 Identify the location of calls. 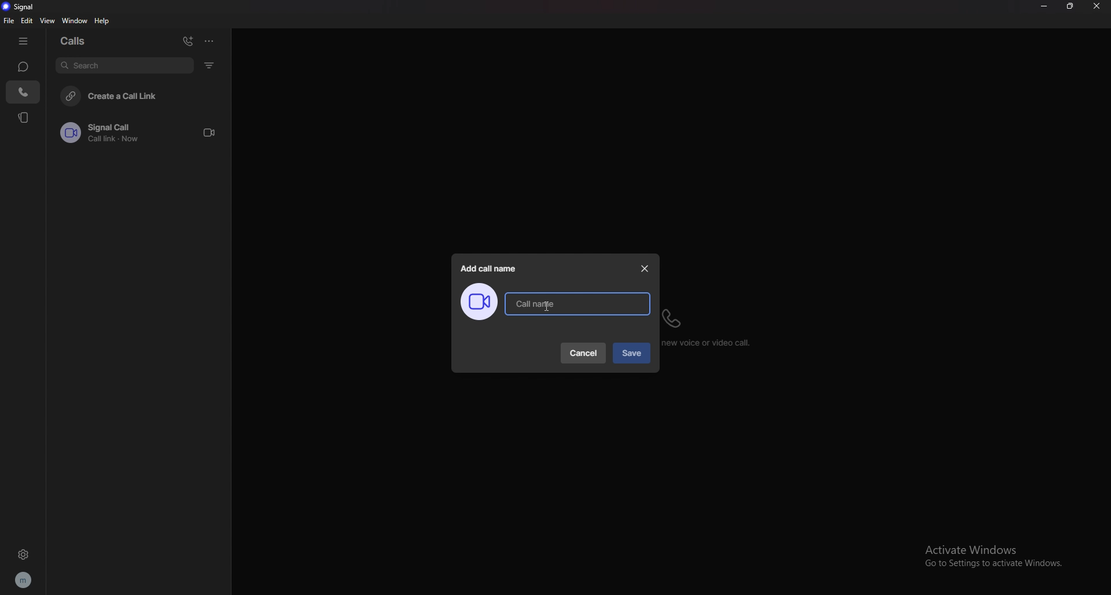
(24, 92).